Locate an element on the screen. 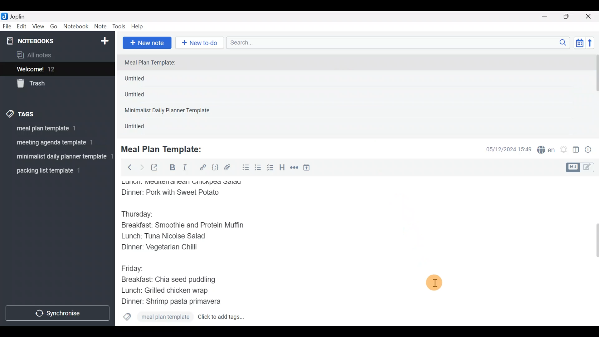  Dinner: Shrimp pasta primavera is located at coordinates (177, 302).